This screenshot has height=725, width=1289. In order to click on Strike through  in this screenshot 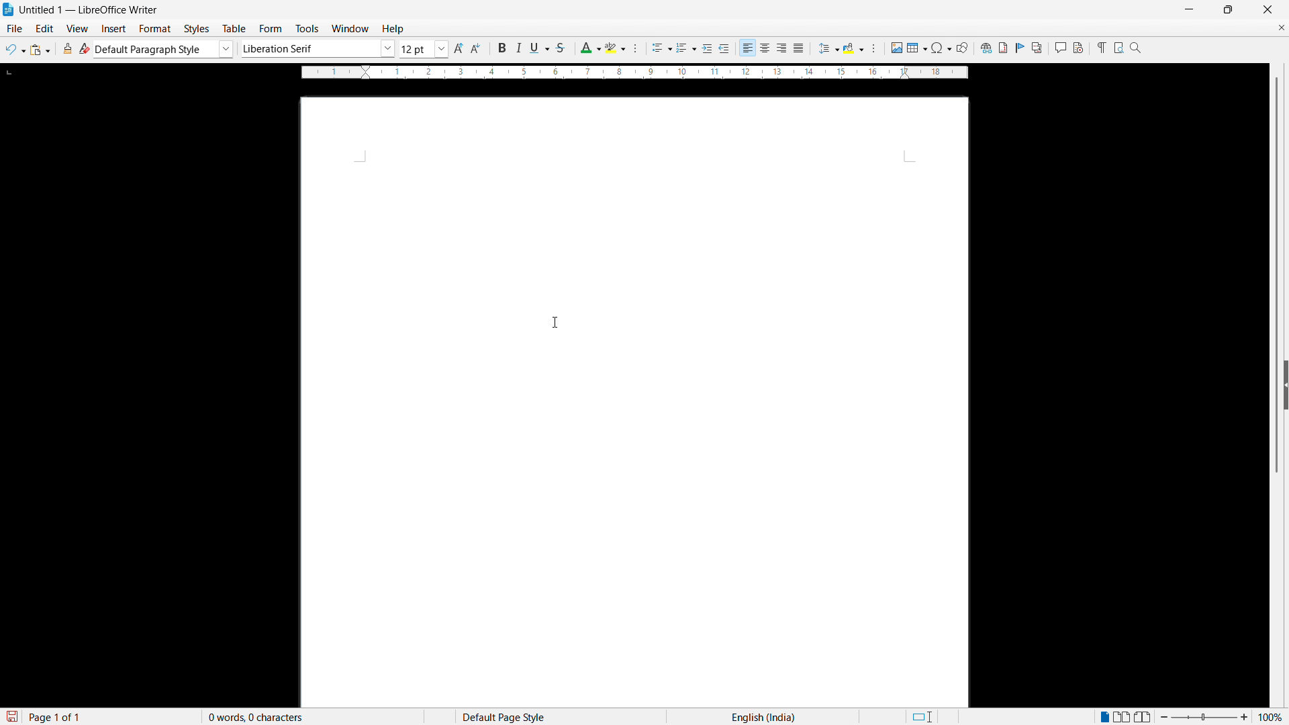, I will do `click(560, 48)`.